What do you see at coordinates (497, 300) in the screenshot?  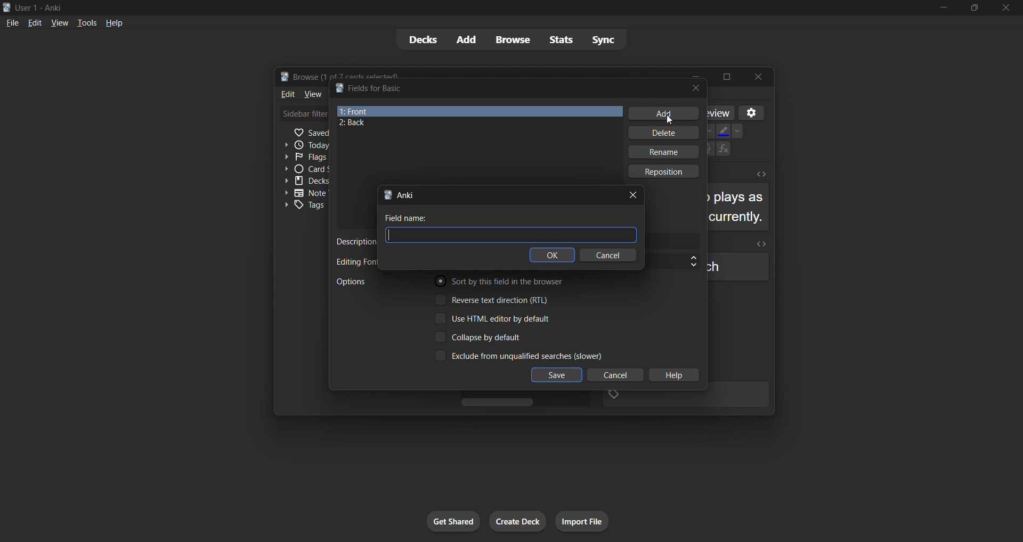 I see `Reverse text direction(RTL)` at bounding box center [497, 300].